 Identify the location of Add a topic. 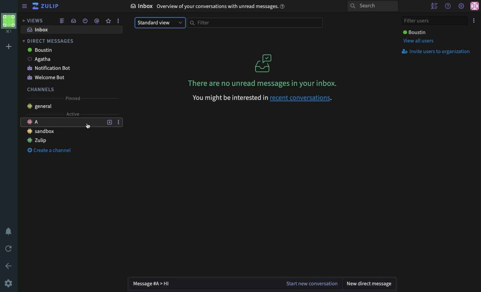
(110, 123).